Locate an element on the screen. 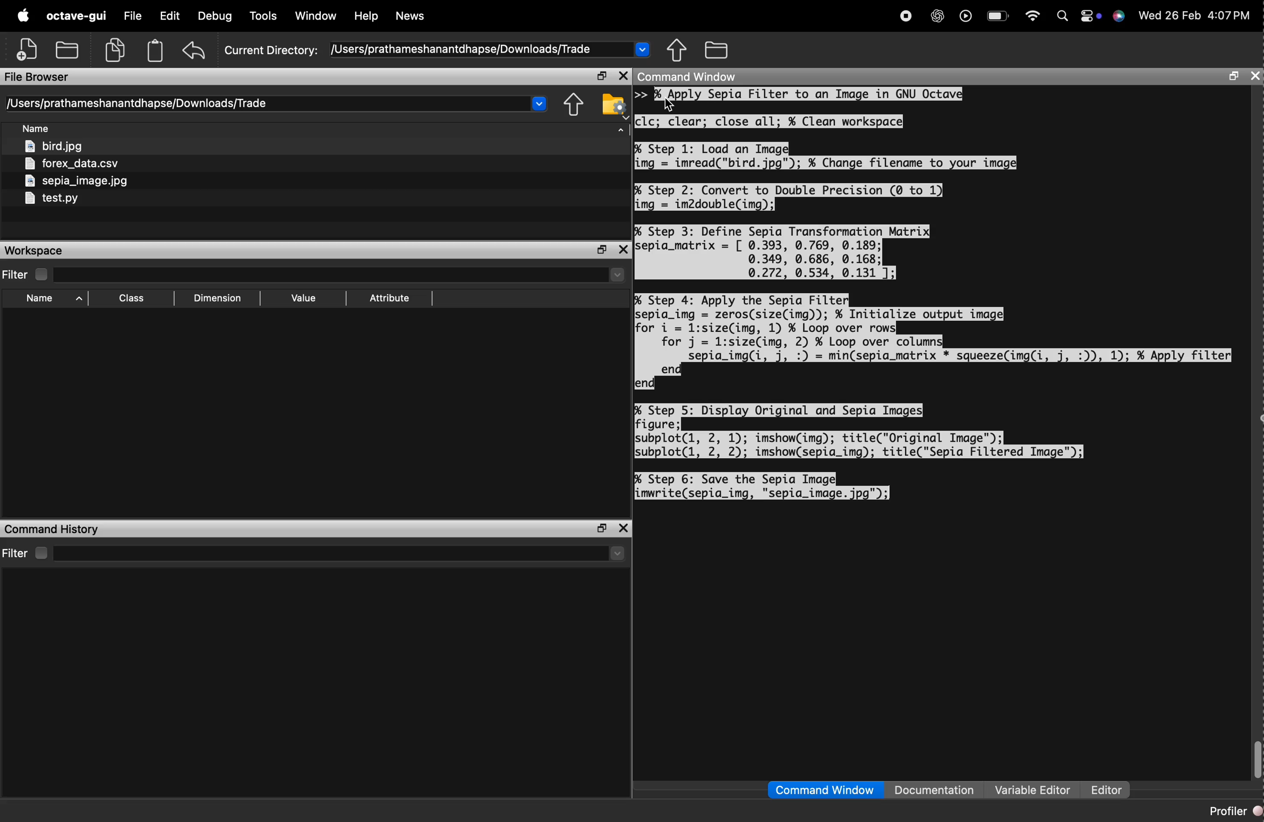  News is located at coordinates (413, 16).